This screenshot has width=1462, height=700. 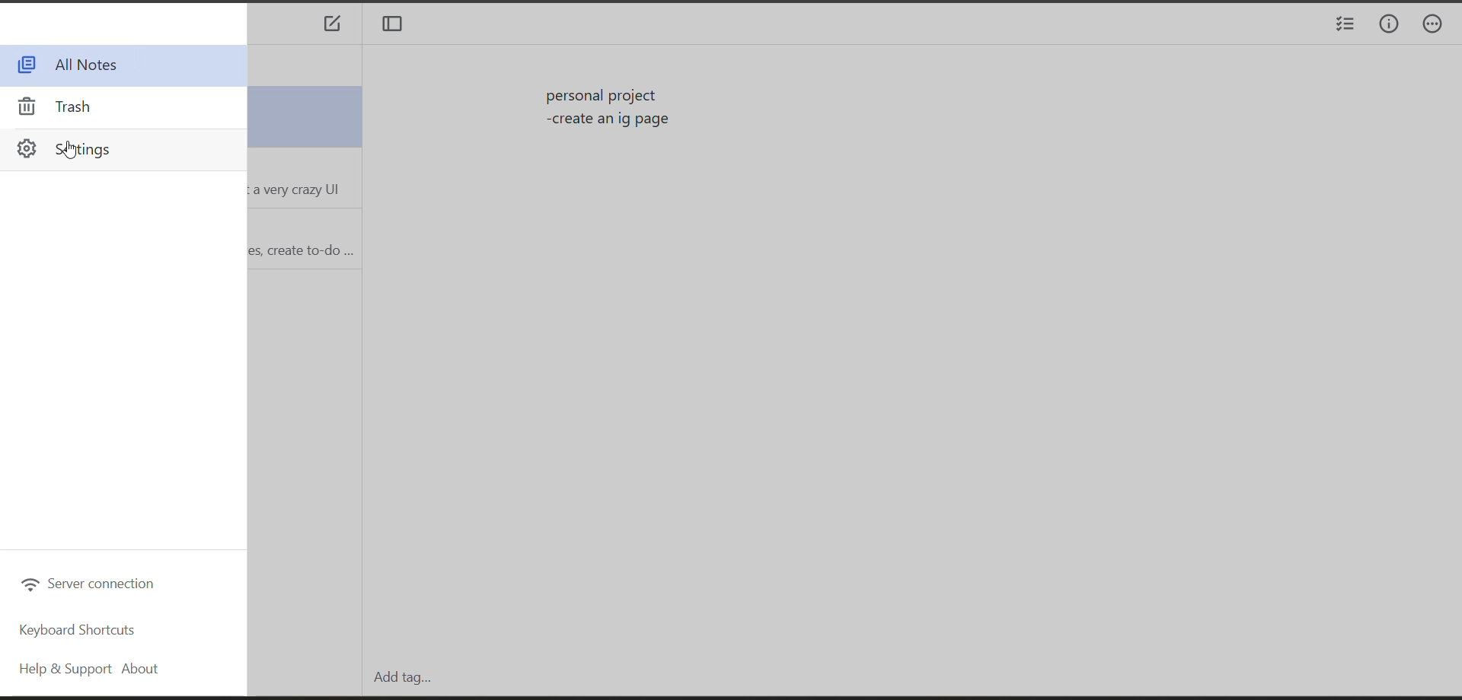 What do you see at coordinates (1390, 25) in the screenshot?
I see `infor` at bounding box center [1390, 25].